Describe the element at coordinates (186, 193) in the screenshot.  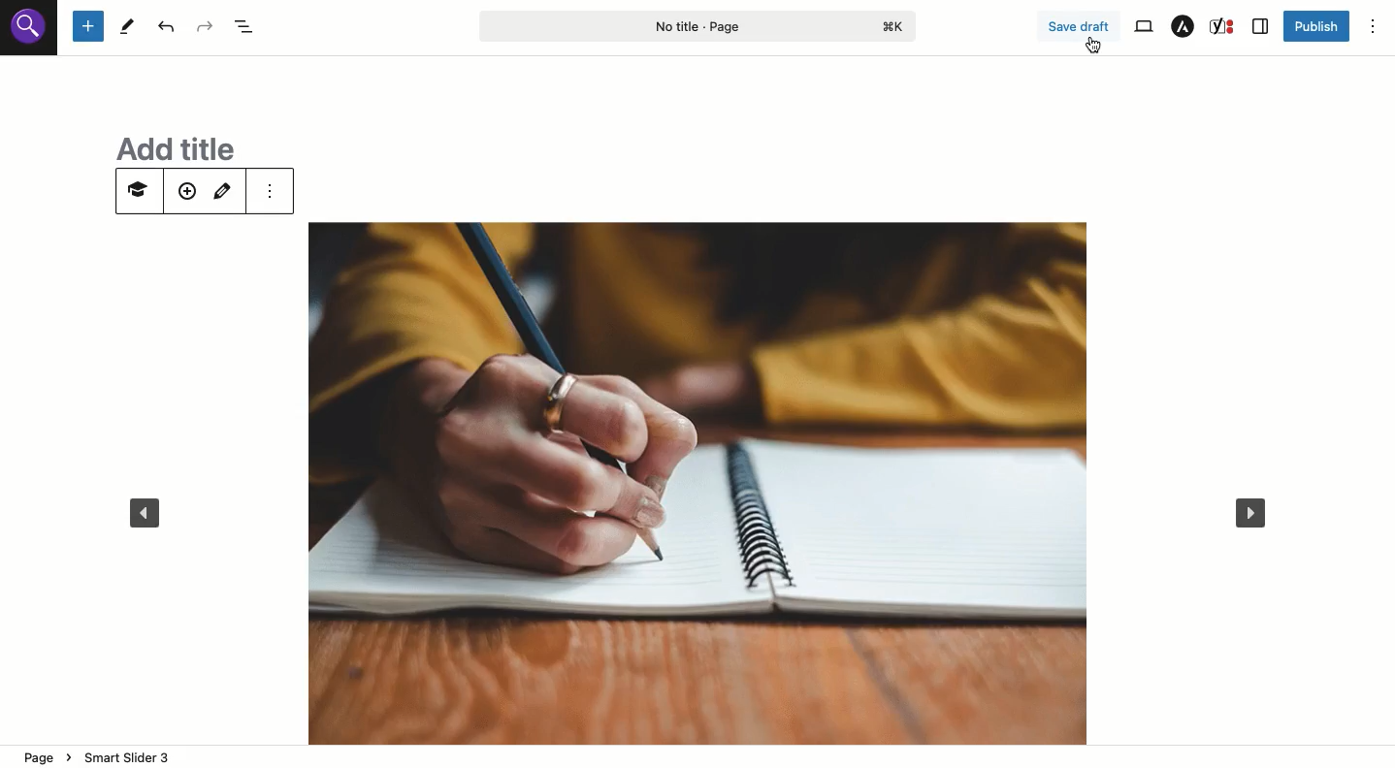
I see `Add` at that location.